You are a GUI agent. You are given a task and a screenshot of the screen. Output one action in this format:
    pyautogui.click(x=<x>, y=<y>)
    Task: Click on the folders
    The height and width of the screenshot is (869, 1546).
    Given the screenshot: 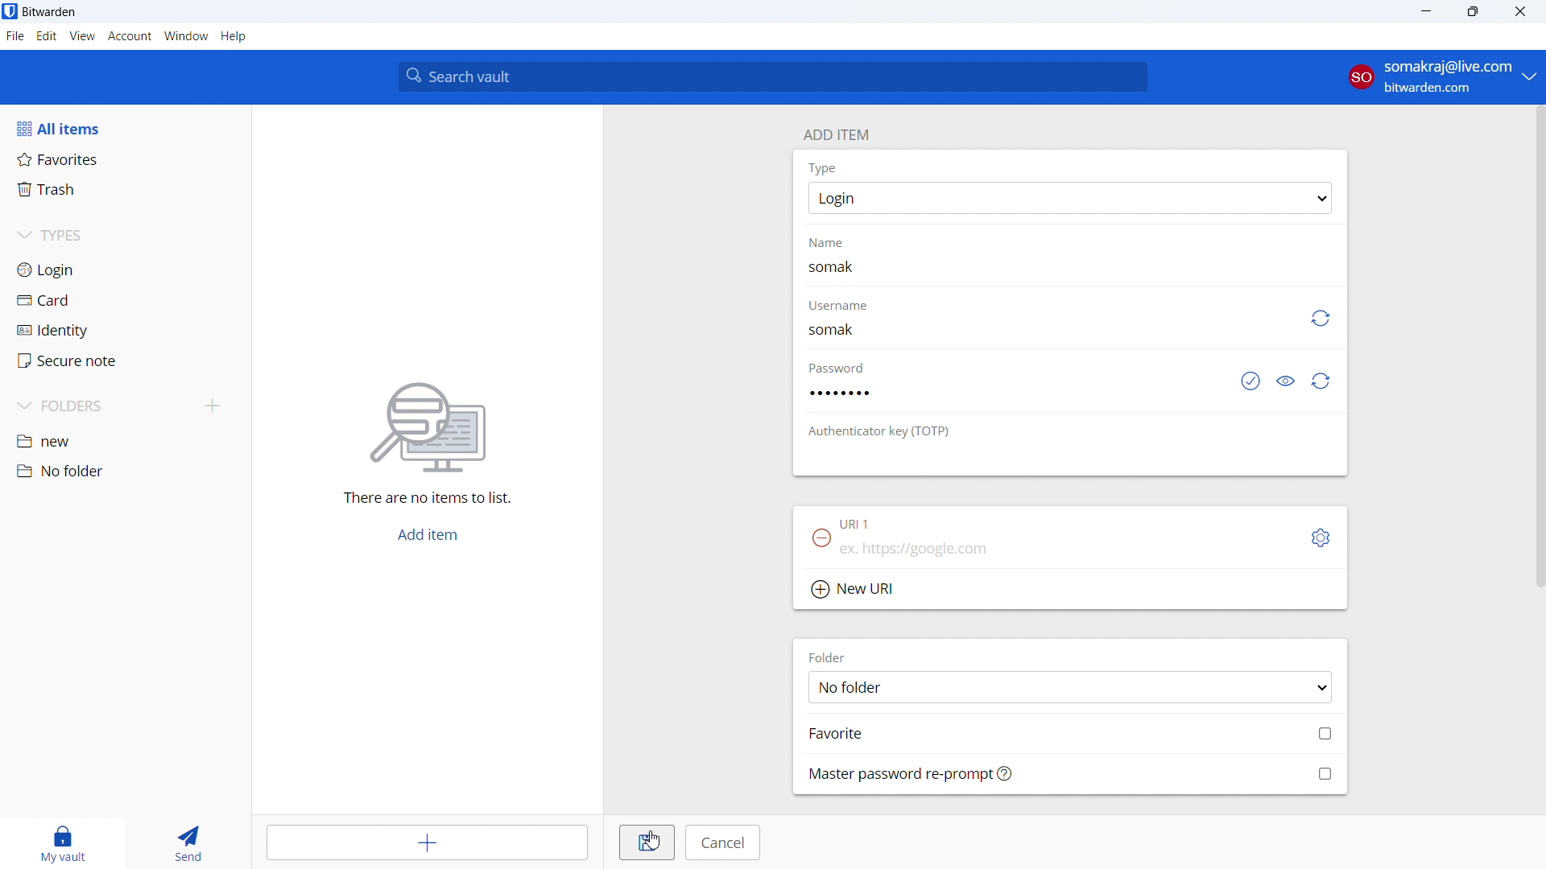 What is the action you would take?
    pyautogui.click(x=101, y=406)
    